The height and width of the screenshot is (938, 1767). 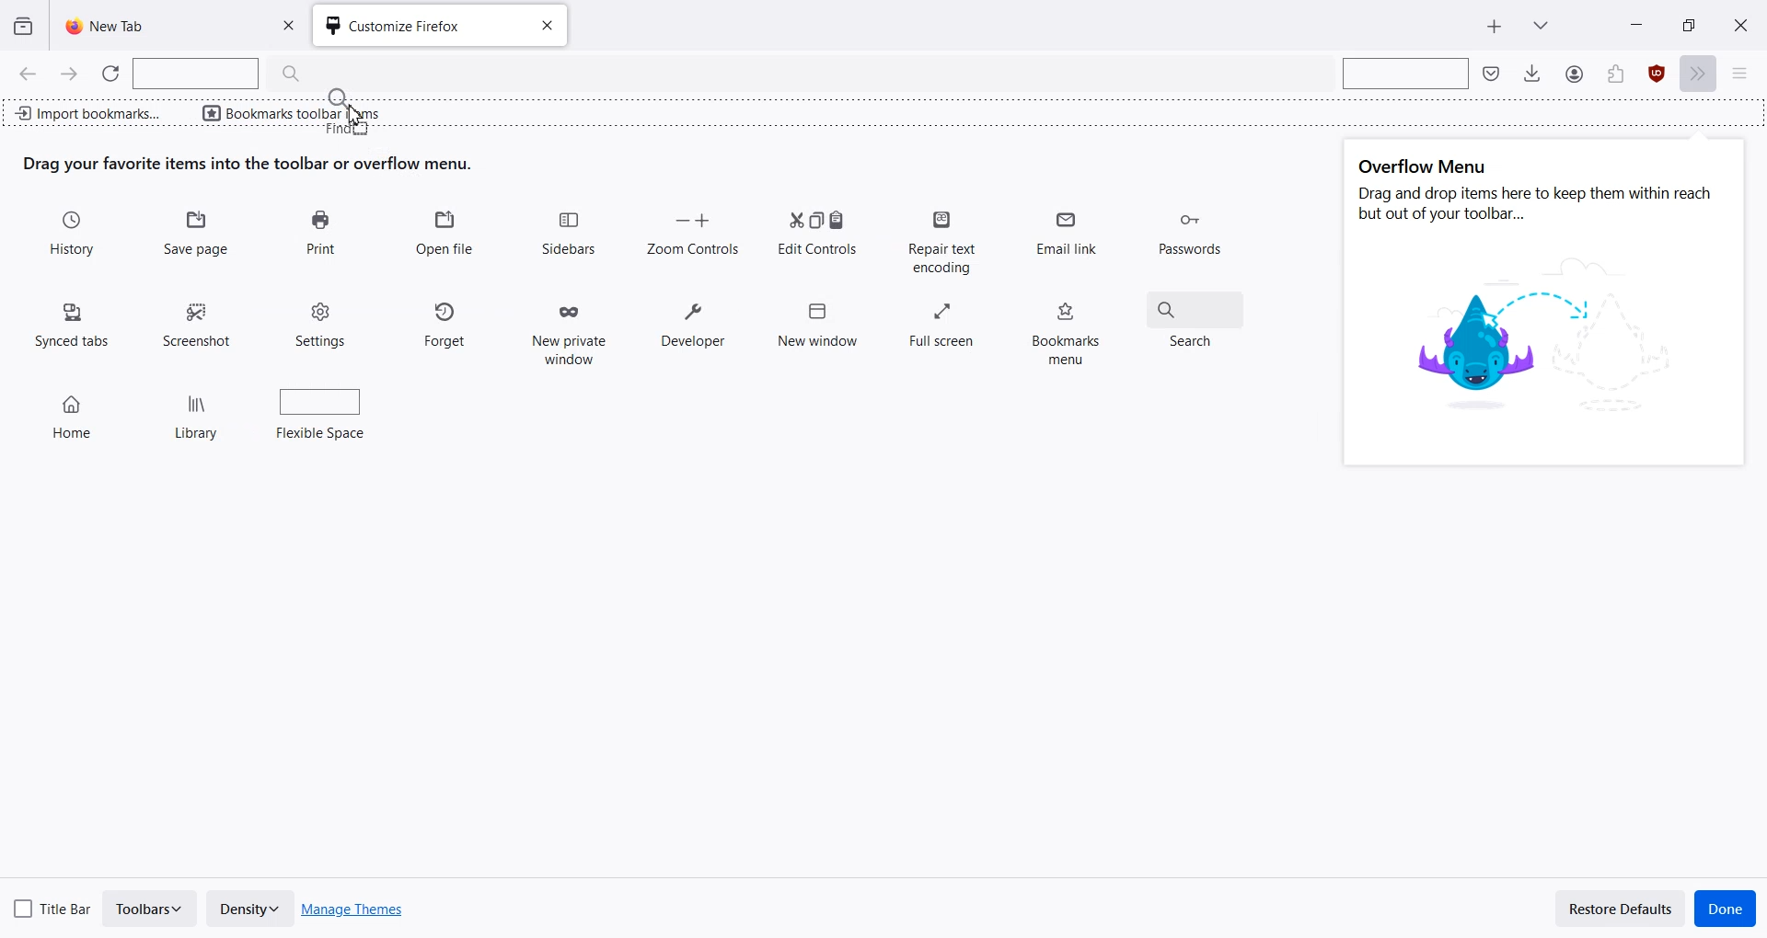 I want to click on Library, so click(x=199, y=409).